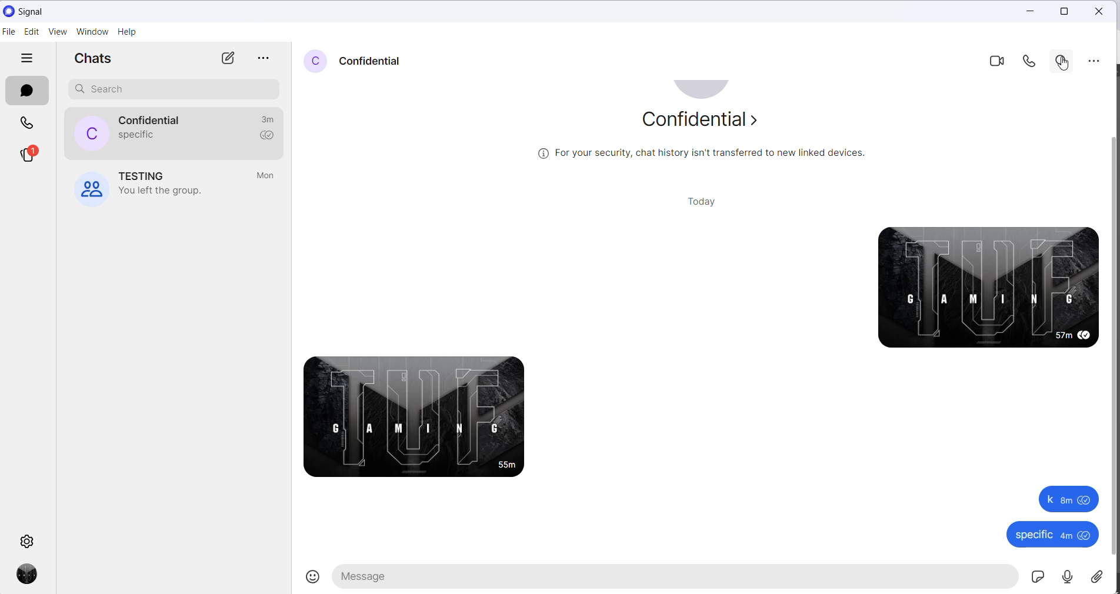 This screenshot has width=1120, height=594. I want to click on window, so click(95, 33).